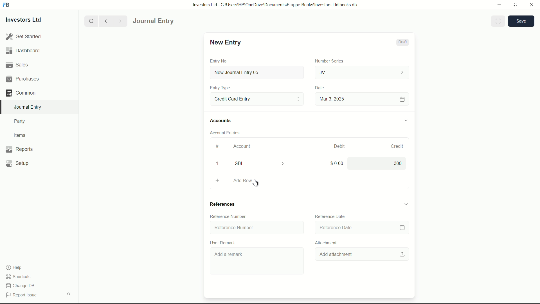  I want to click on Reference Date, so click(361, 227).